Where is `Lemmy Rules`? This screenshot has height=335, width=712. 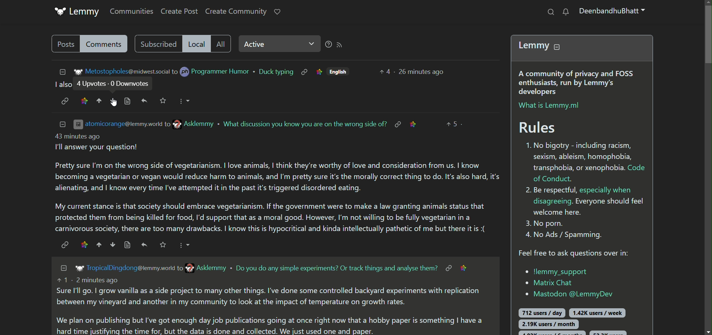 Lemmy Rules is located at coordinates (584, 147).